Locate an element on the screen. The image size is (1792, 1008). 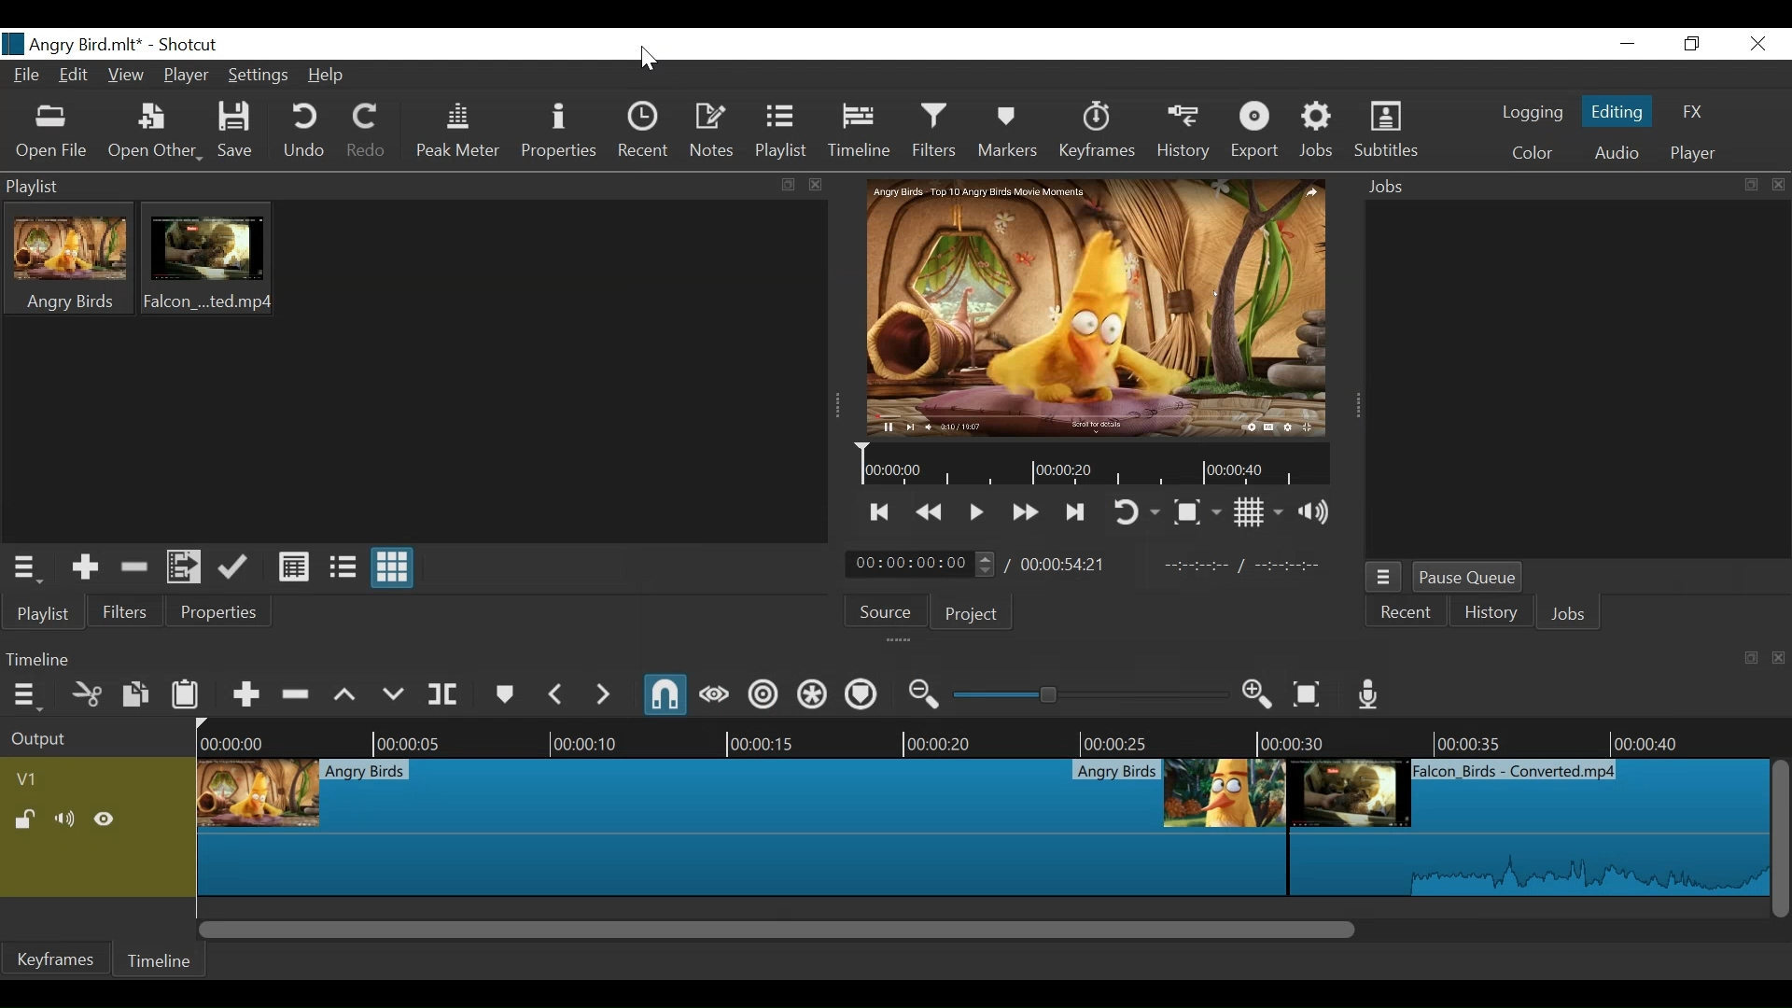
Open File is located at coordinates (51, 133).